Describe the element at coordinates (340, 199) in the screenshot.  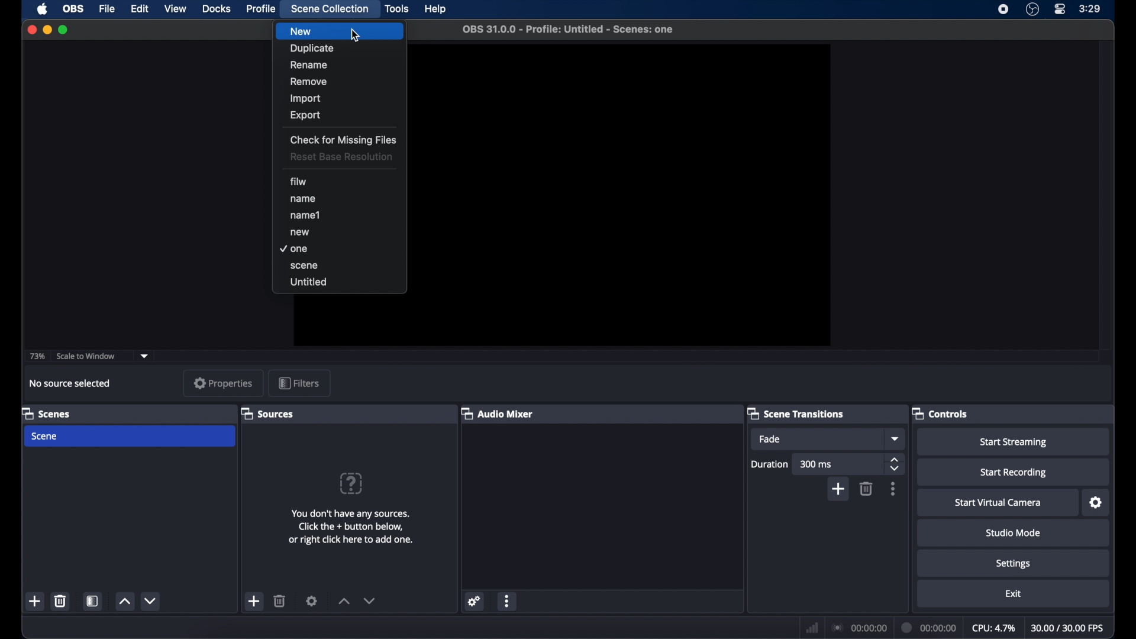
I see `name` at that location.